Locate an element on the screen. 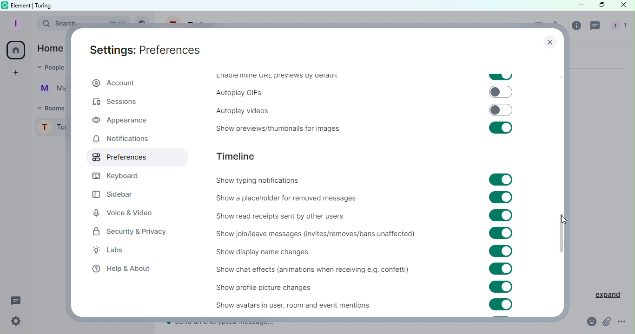 This screenshot has width=635, height=334. Toggle is located at coordinates (501, 286).